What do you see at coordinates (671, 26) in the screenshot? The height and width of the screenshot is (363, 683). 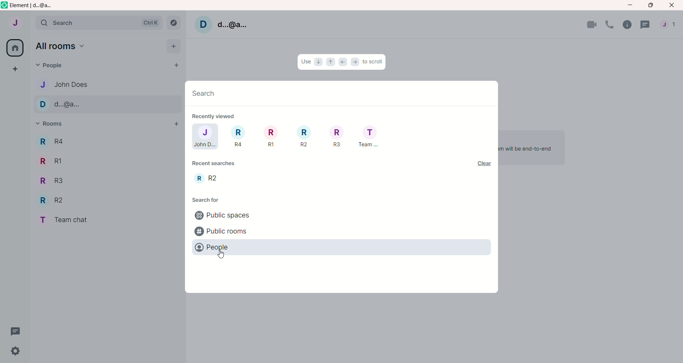 I see `people` at bounding box center [671, 26].